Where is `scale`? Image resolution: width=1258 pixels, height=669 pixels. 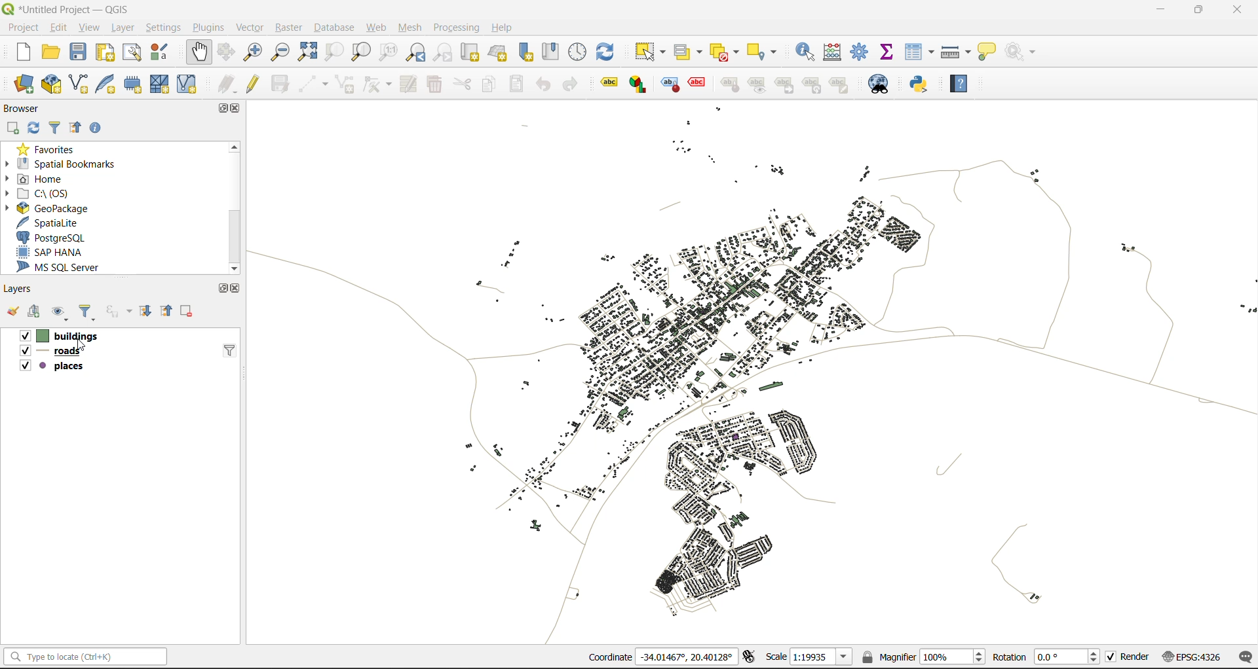
scale is located at coordinates (810, 657).